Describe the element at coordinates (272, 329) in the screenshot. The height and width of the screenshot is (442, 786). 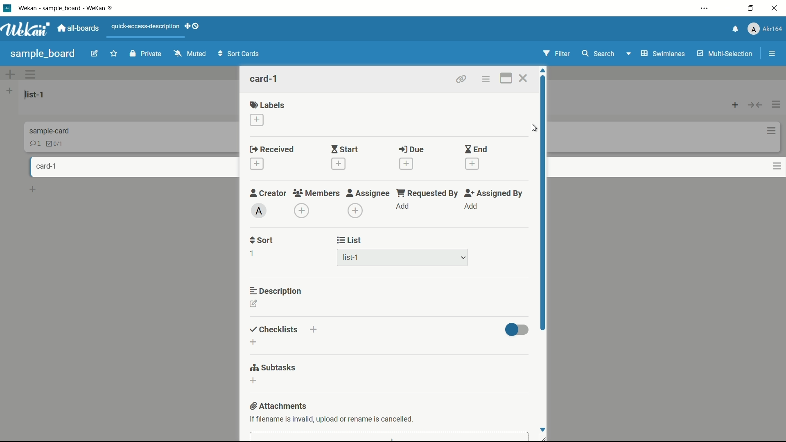
I see `checklists` at that location.